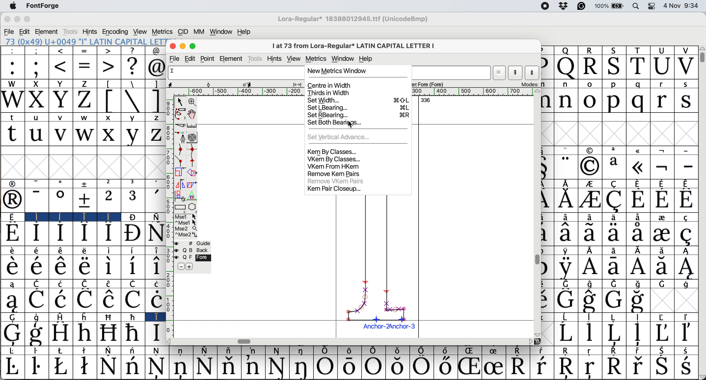 The image size is (706, 380). Describe the element at coordinates (689, 217) in the screenshot. I see `Symbol` at that location.